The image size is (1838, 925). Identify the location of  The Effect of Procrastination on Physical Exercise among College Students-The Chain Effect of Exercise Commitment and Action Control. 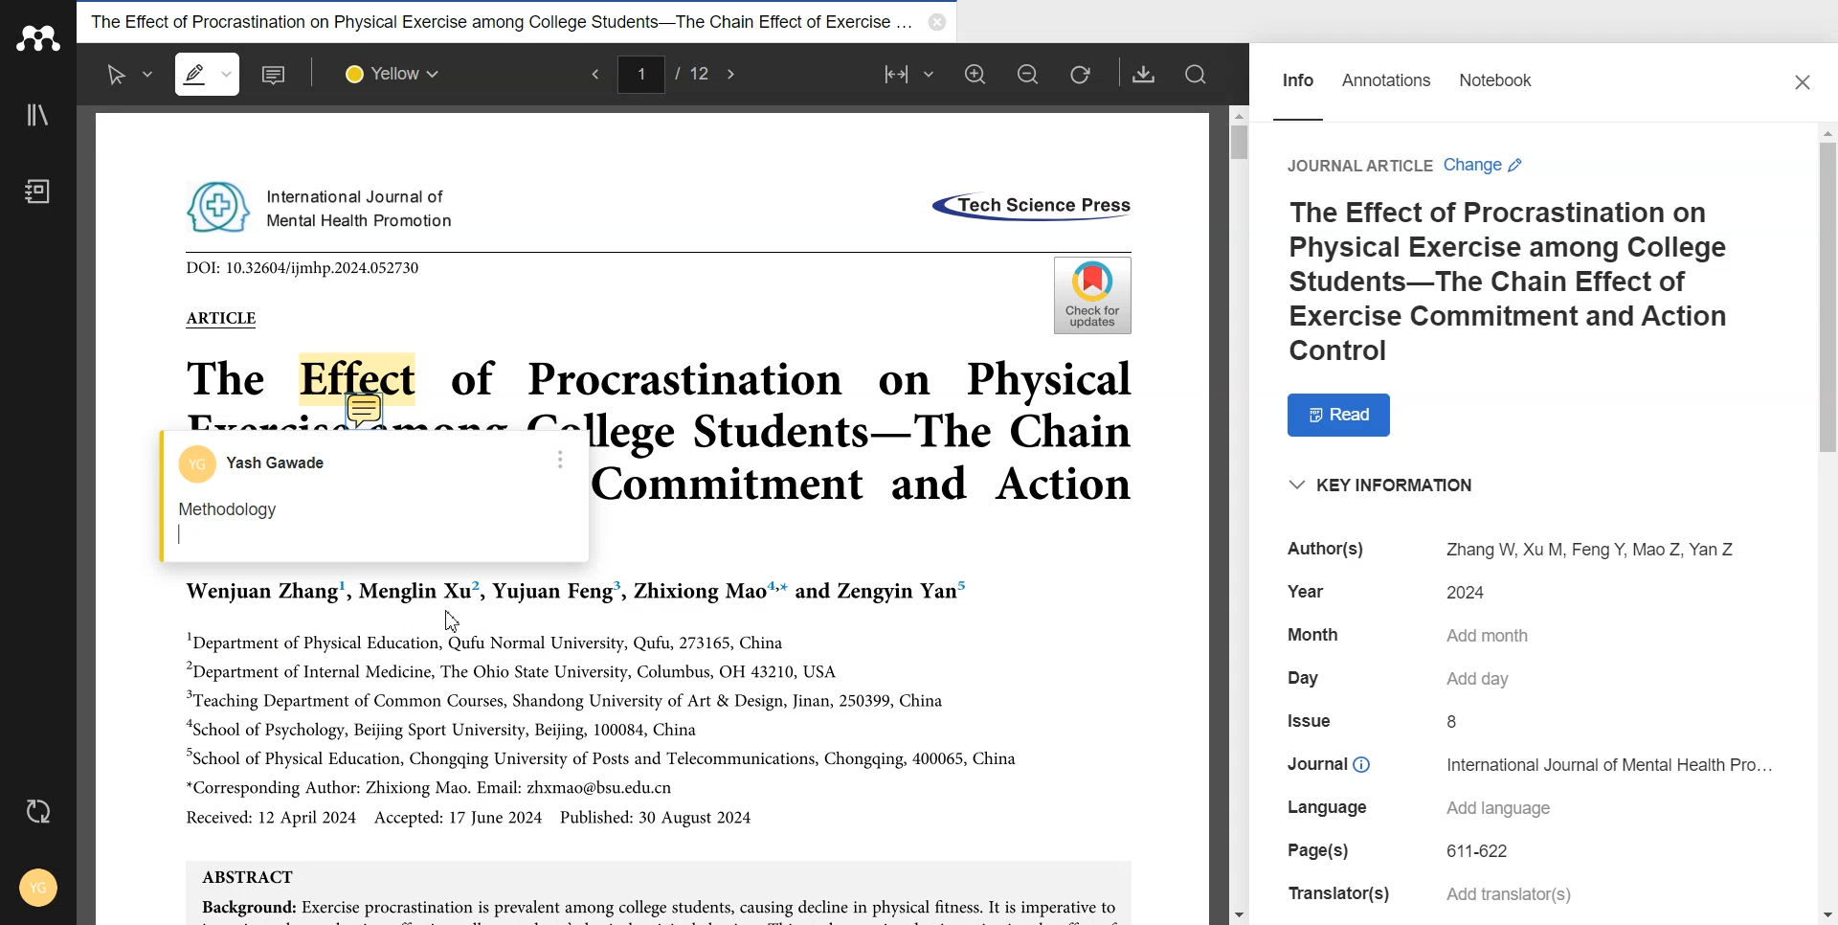
(1525, 282).